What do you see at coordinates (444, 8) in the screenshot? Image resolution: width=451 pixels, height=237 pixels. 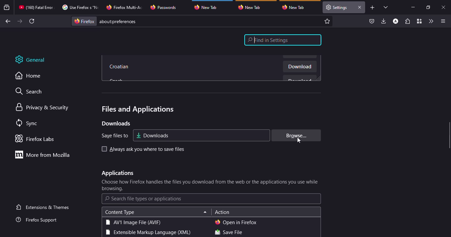 I see `close` at bounding box center [444, 8].